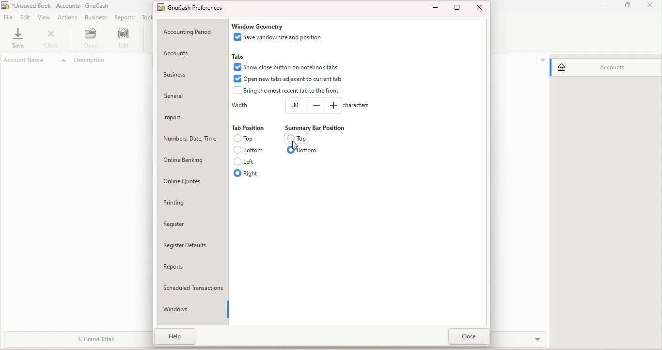 This screenshot has height=350, width=662. I want to click on Close, so click(480, 7).